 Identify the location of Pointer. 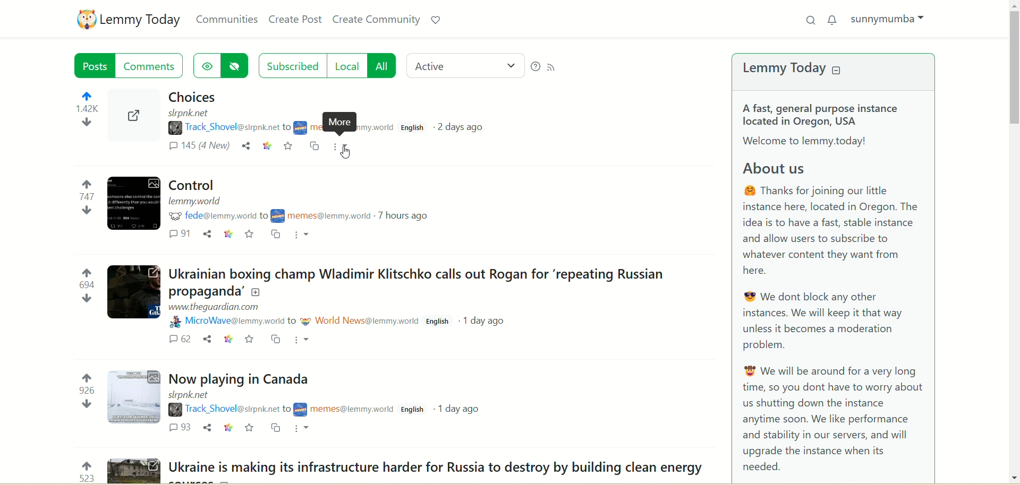
(353, 156).